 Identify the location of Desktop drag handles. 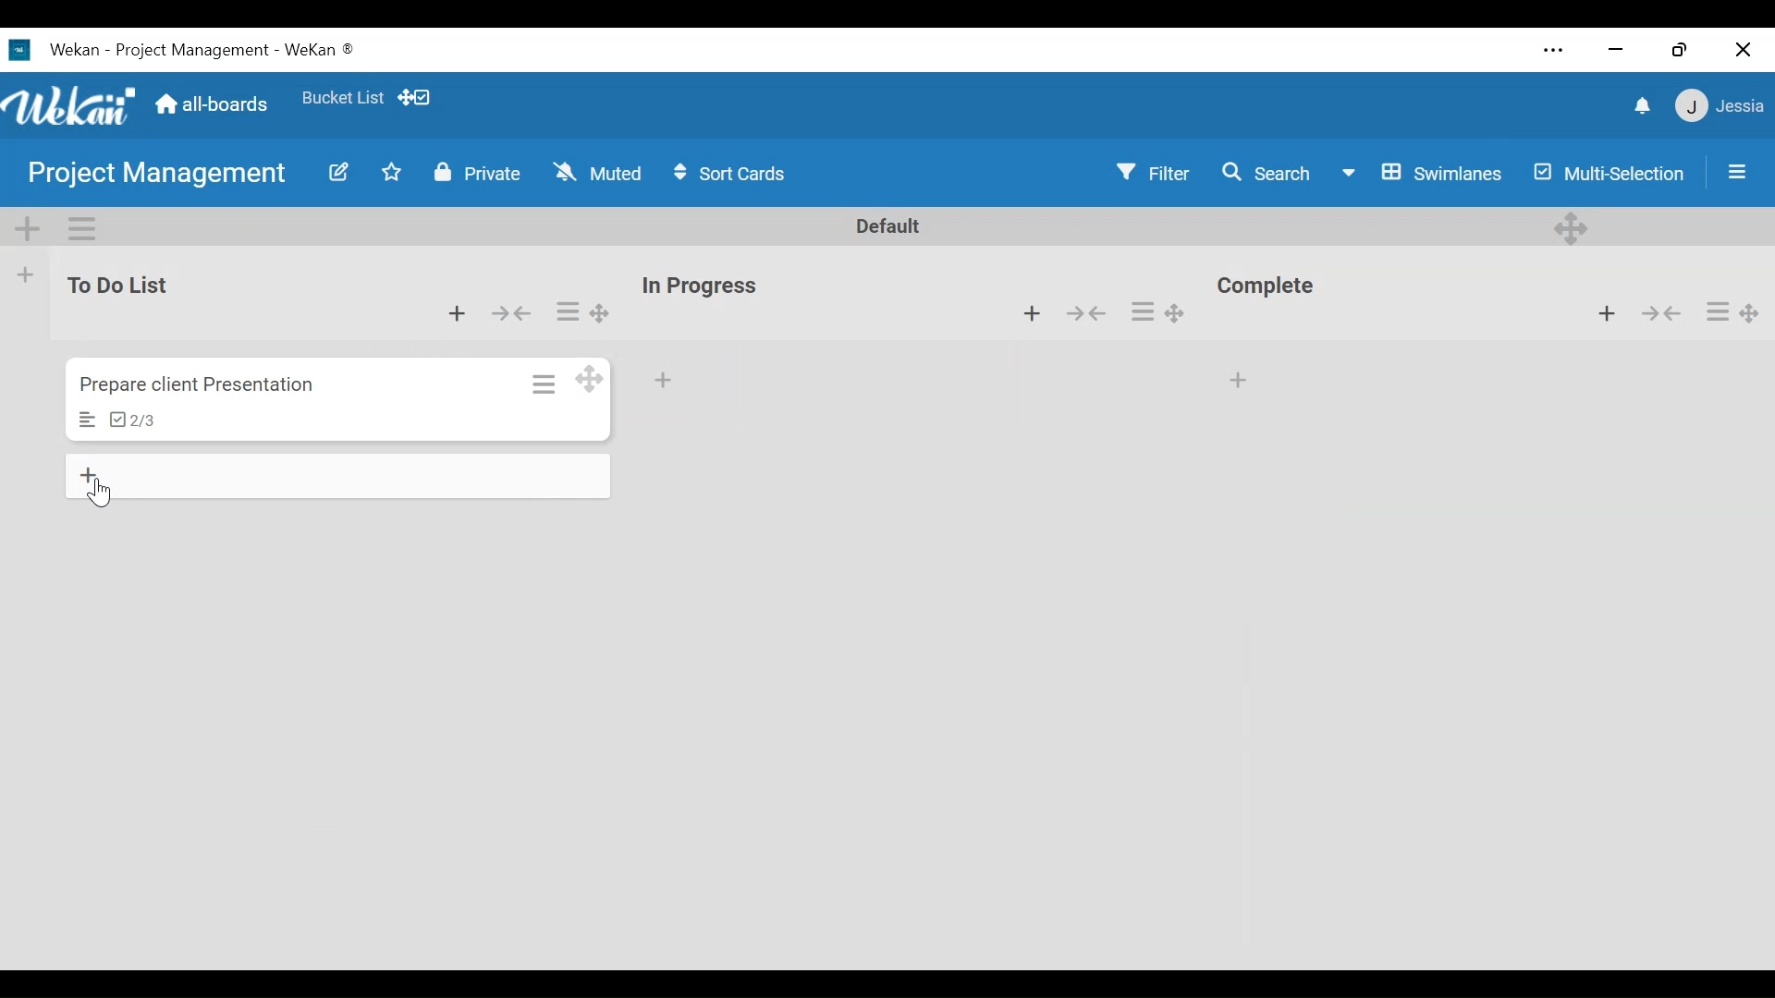
(597, 313).